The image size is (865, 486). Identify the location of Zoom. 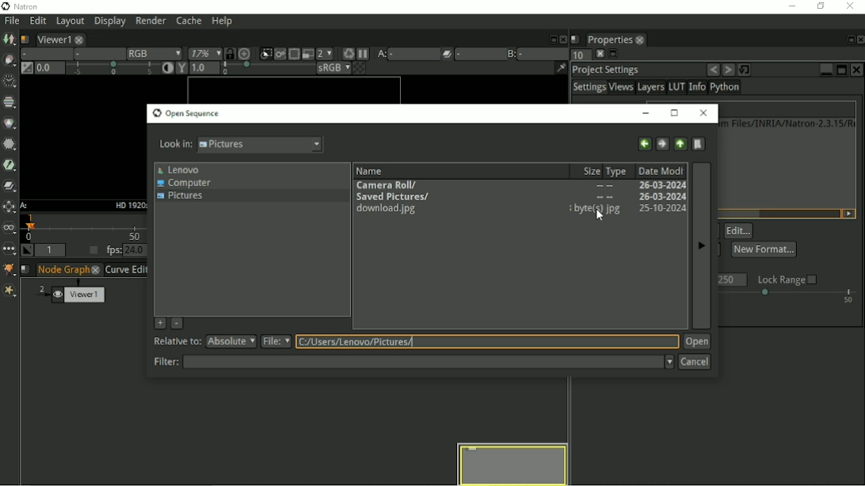
(202, 54).